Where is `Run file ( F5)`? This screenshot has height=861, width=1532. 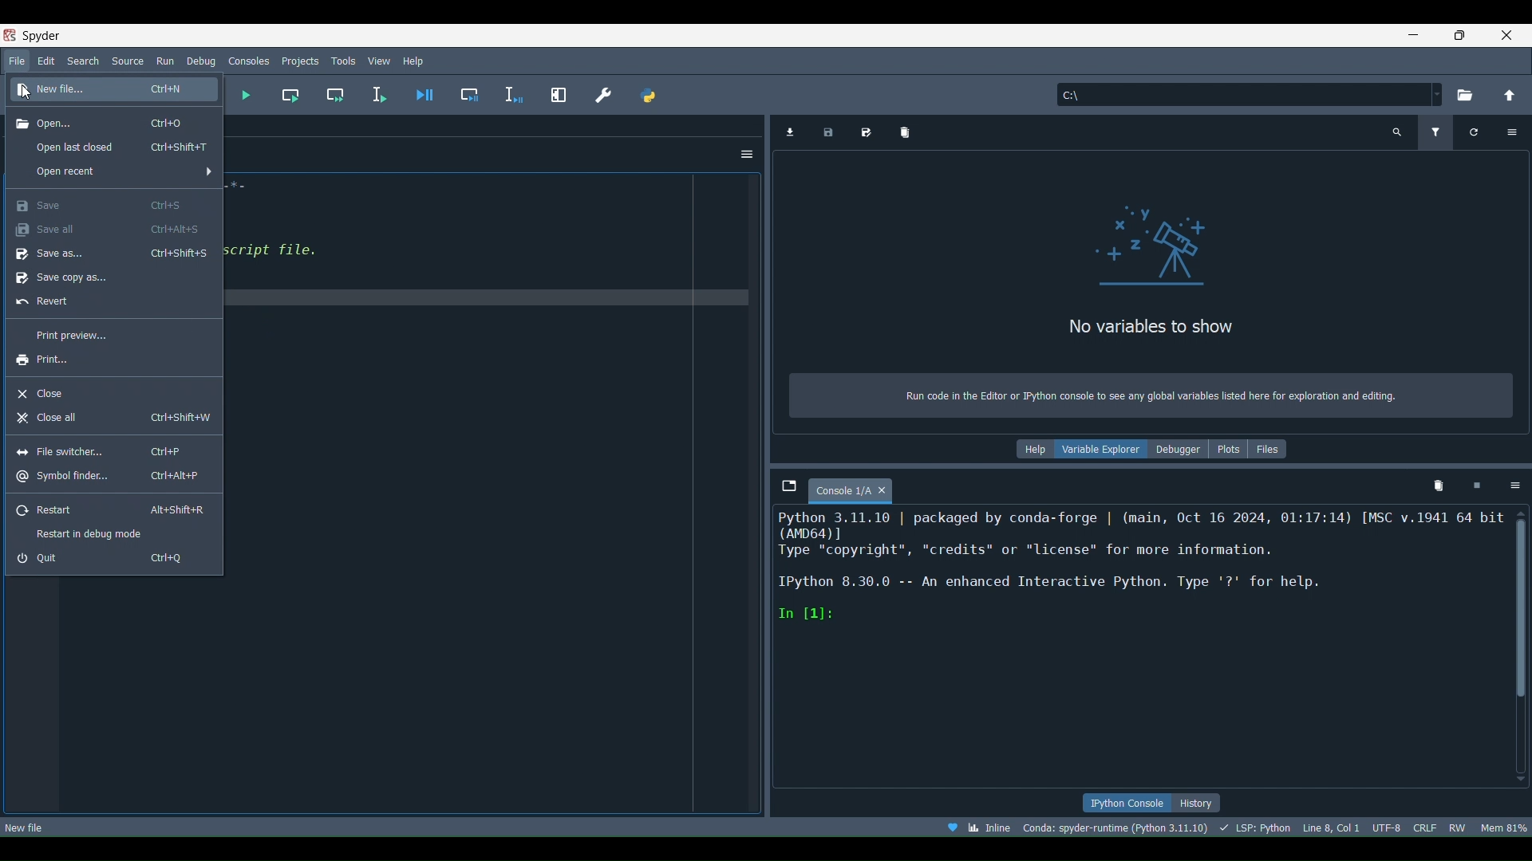 Run file ( F5) is located at coordinates (243, 96).